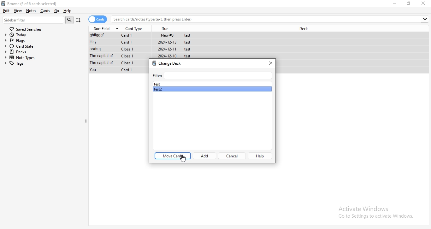  What do you see at coordinates (271, 19) in the screenshot?
I see `search bar` at bounding box center [271, 19].